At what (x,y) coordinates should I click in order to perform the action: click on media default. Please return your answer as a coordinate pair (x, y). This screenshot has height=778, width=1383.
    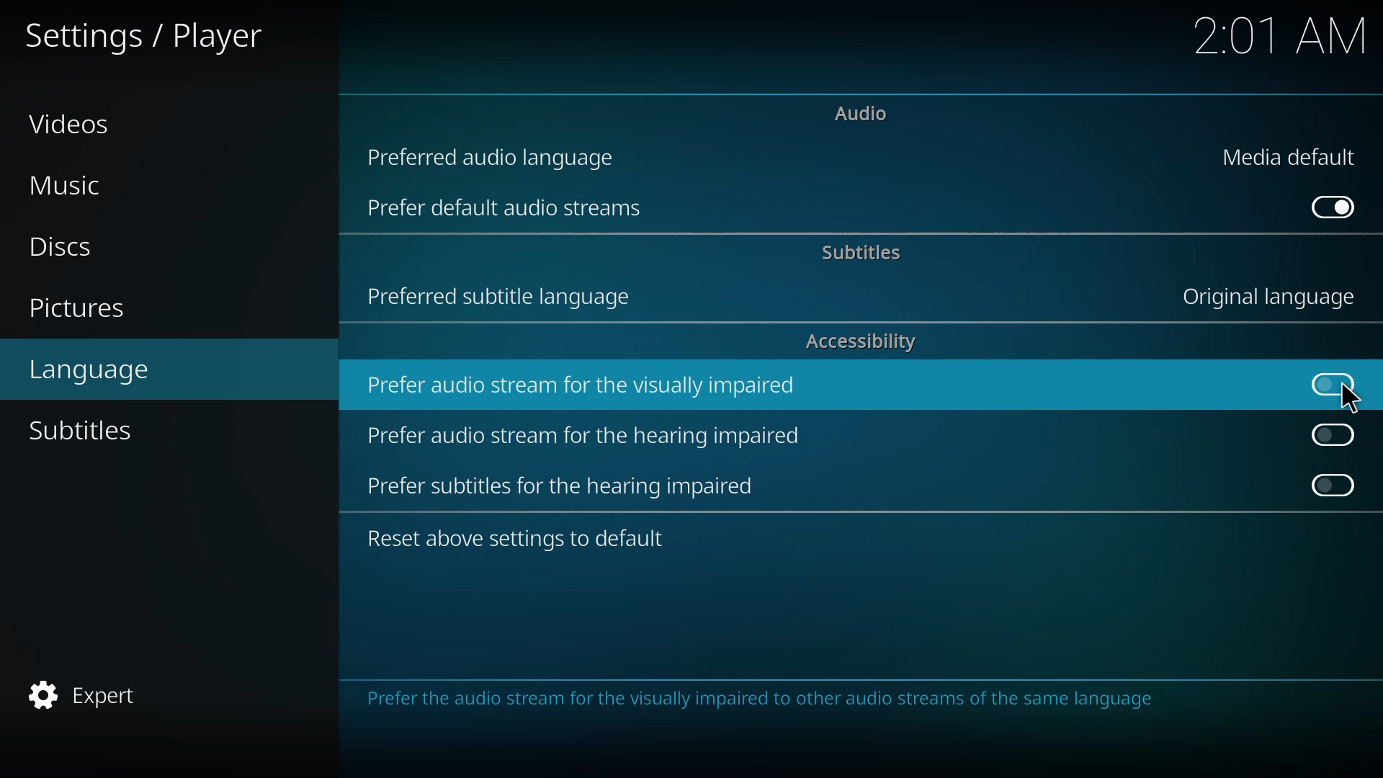
    Looking at the image, I should click on (1290, 156).